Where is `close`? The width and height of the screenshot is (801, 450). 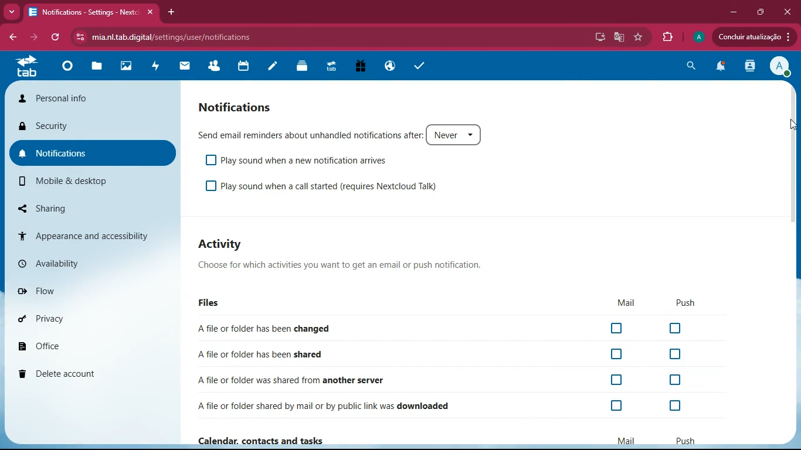 close is located at coordinates (789, 12).